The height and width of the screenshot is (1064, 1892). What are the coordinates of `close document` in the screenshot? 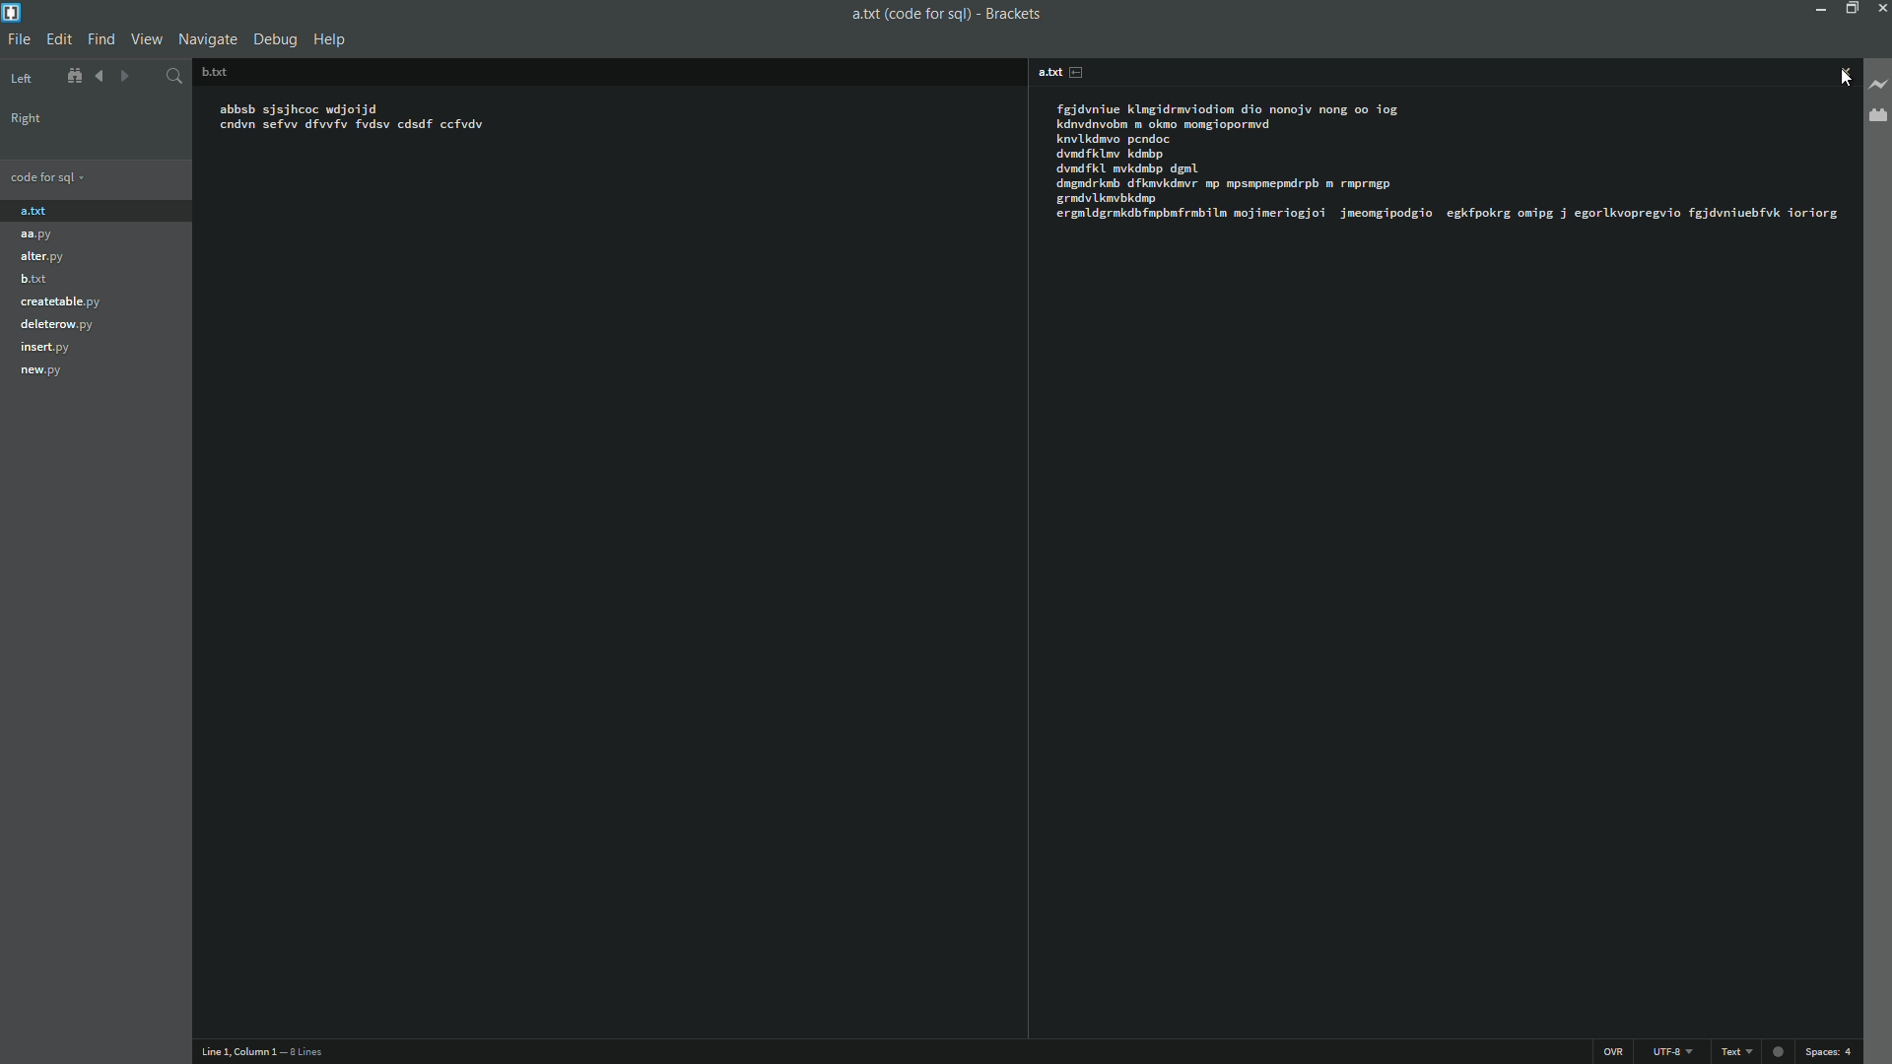 It's located at (1847, 72).